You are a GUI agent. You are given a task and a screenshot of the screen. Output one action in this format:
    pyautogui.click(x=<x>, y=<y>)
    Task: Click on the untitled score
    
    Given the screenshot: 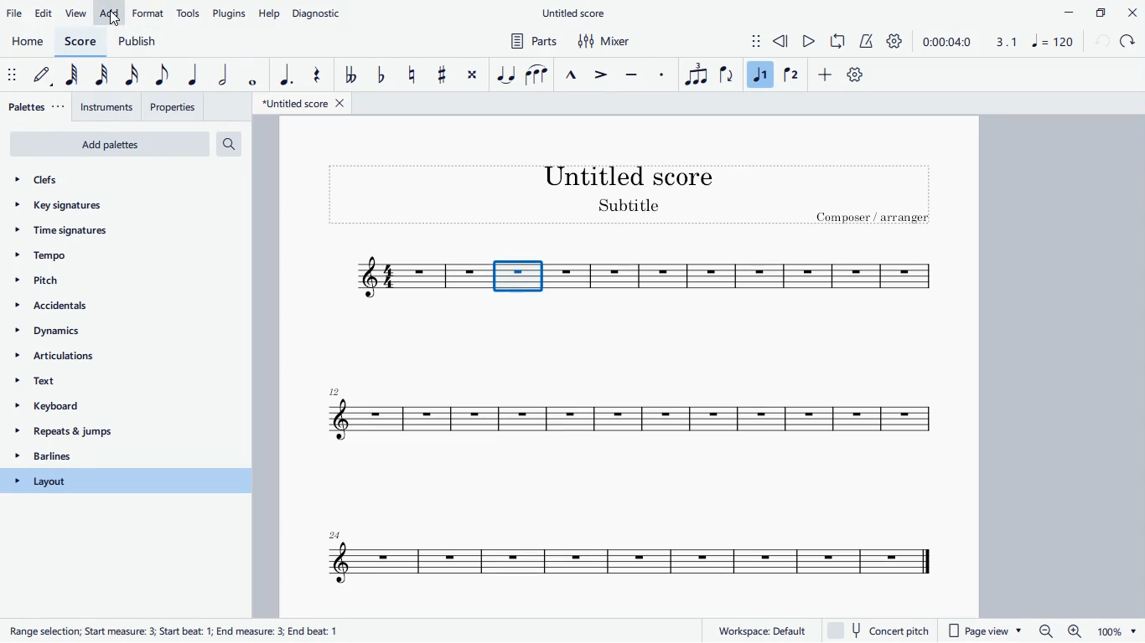 What is the action you would take?
    pyautogui.click(x=576, y=13)
    